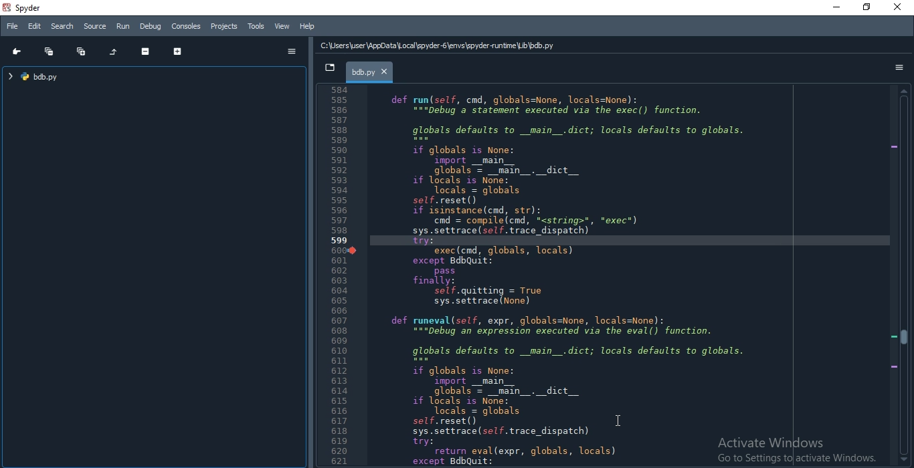 Image resolution: width=914 pixels, height=468 pixels. What do you see at coordinates (48, 51) in the screenshot?
I see `Collapse all` at bounding box center [48, 51].